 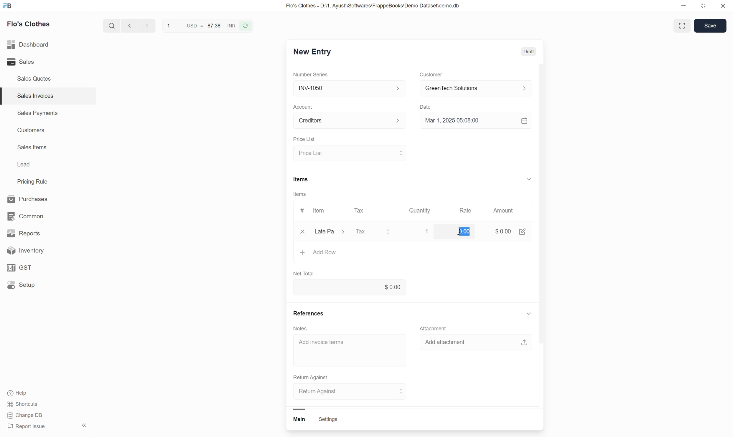 I want to click on show or hide references , so click(x=529, y=315).